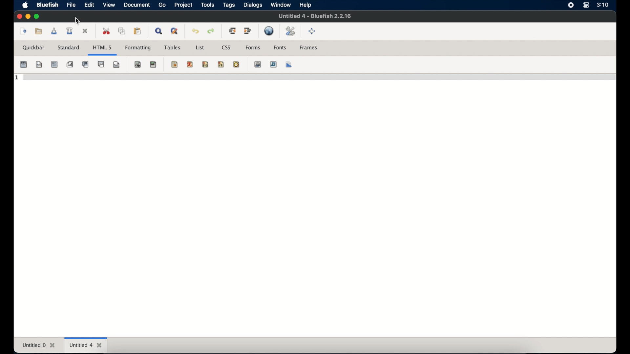  What do you see at coordinates (138, 31) in the screenshot?
I see `paste` at bounding box center [138, 31].